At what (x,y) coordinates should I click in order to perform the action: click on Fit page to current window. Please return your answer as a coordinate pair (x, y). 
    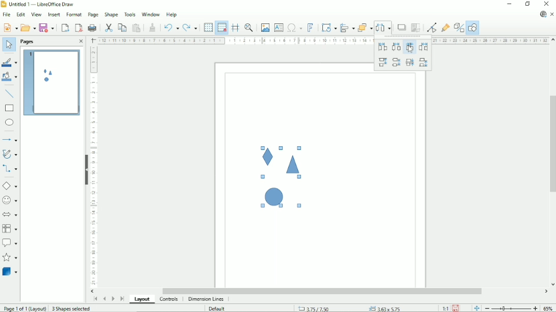
    Looking at the image, I should click on (476, 308).